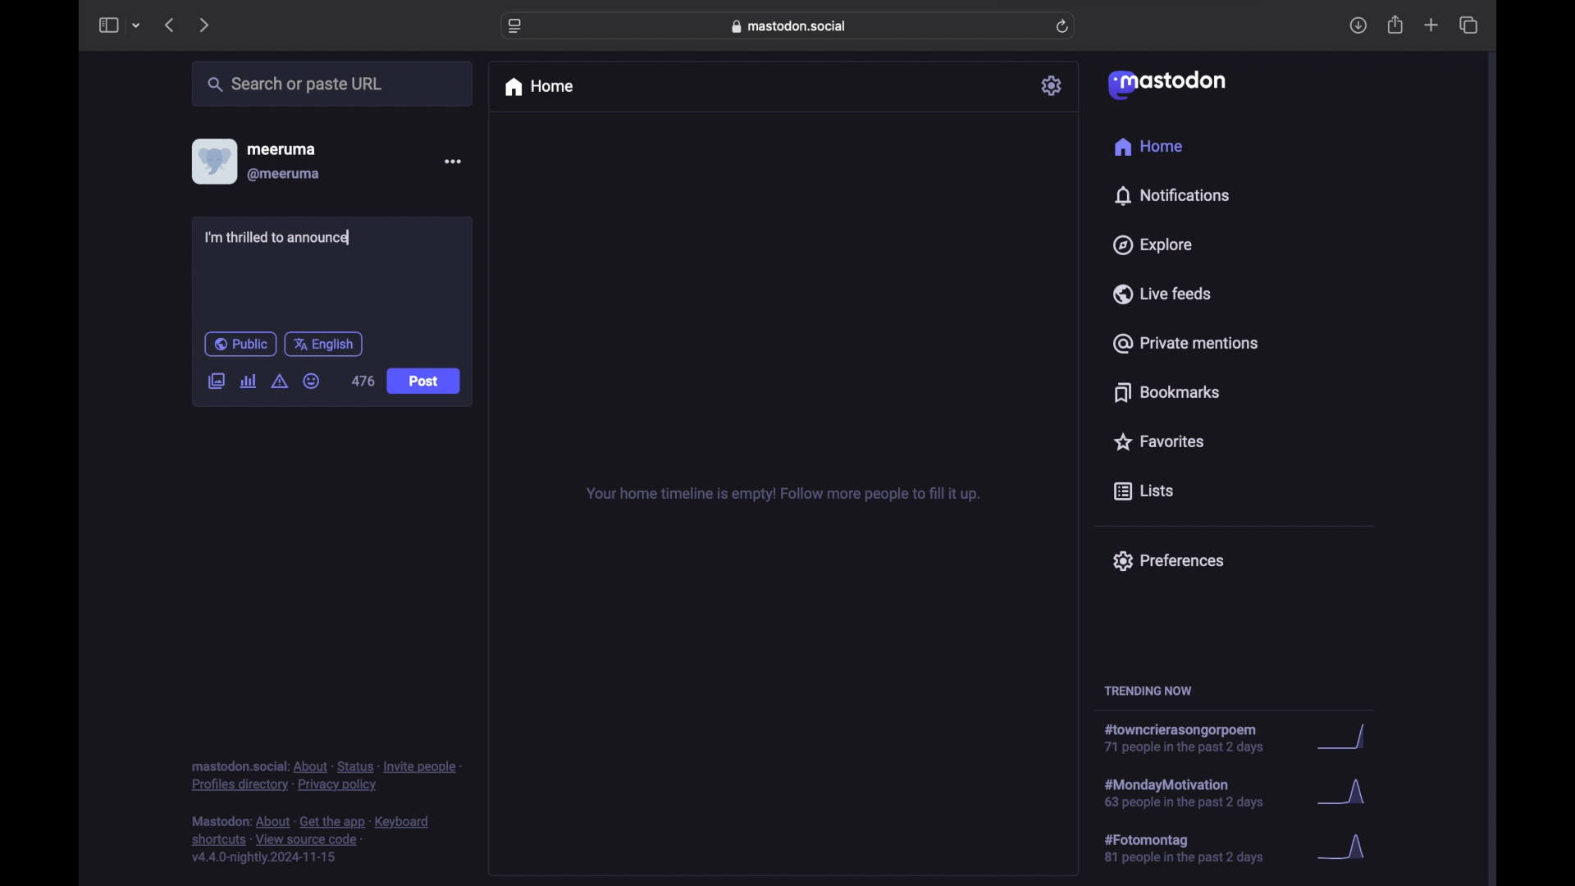 This screenshot has height=886, width=1575. Describe the element at coordinates (1150, 146) in the screenshot. I see `home` at that location.